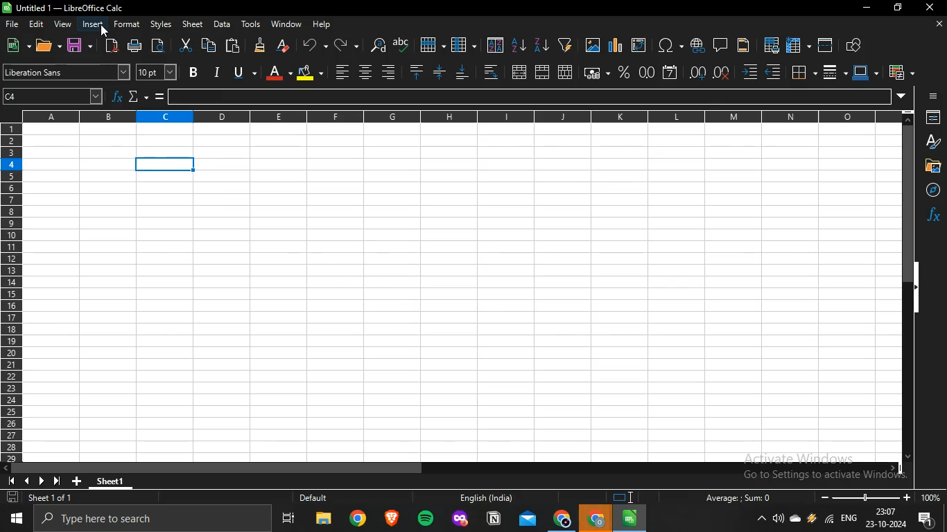 This screenshot has width=947, height=532. What do you see at coordinates (10, 295) in the screenshot?
I see `row` at bounding box center [10, 295].